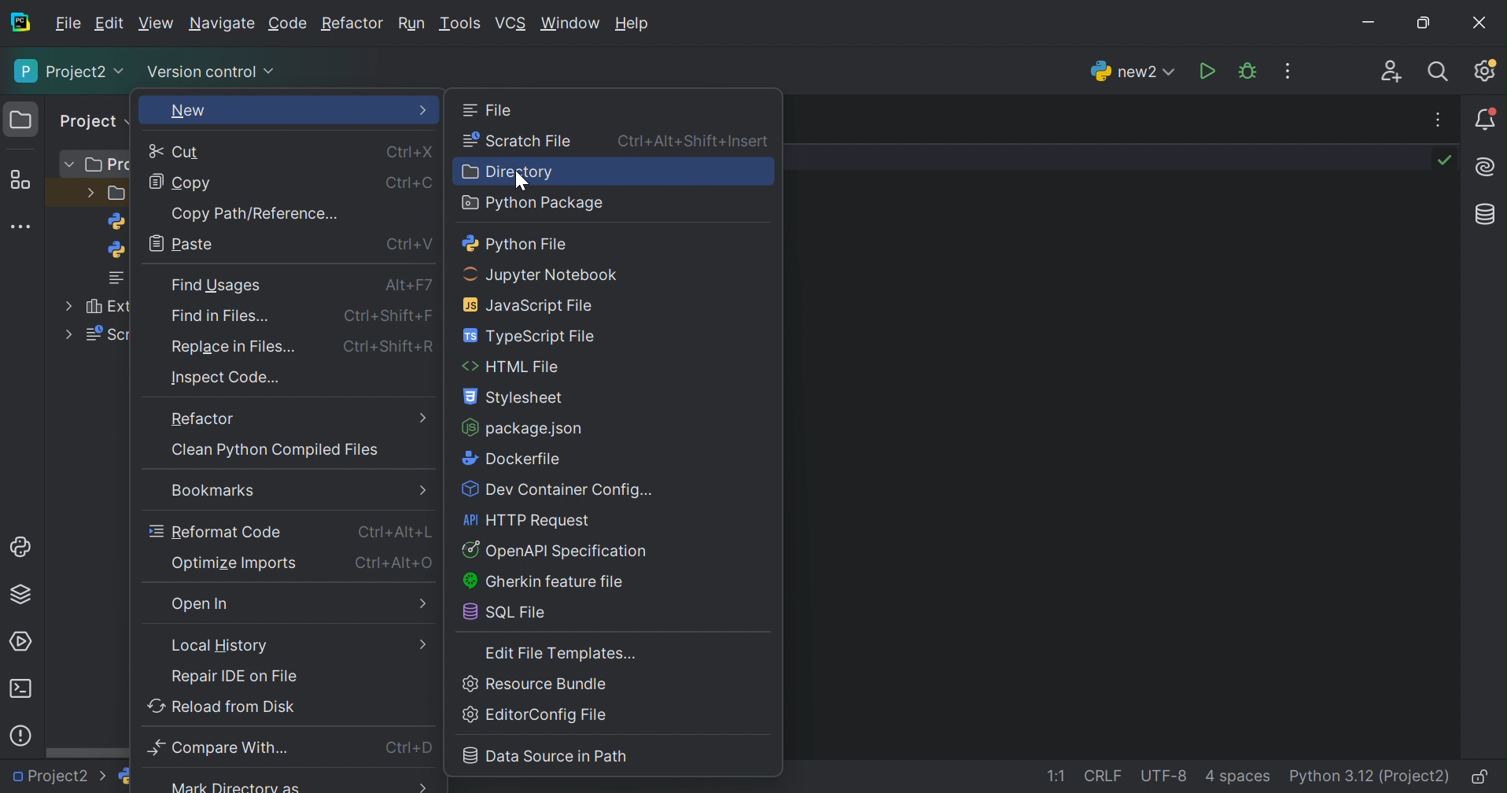 The width and height of the screenshot is (1507, 793). I want to click on Find in files, so click(223, 317).